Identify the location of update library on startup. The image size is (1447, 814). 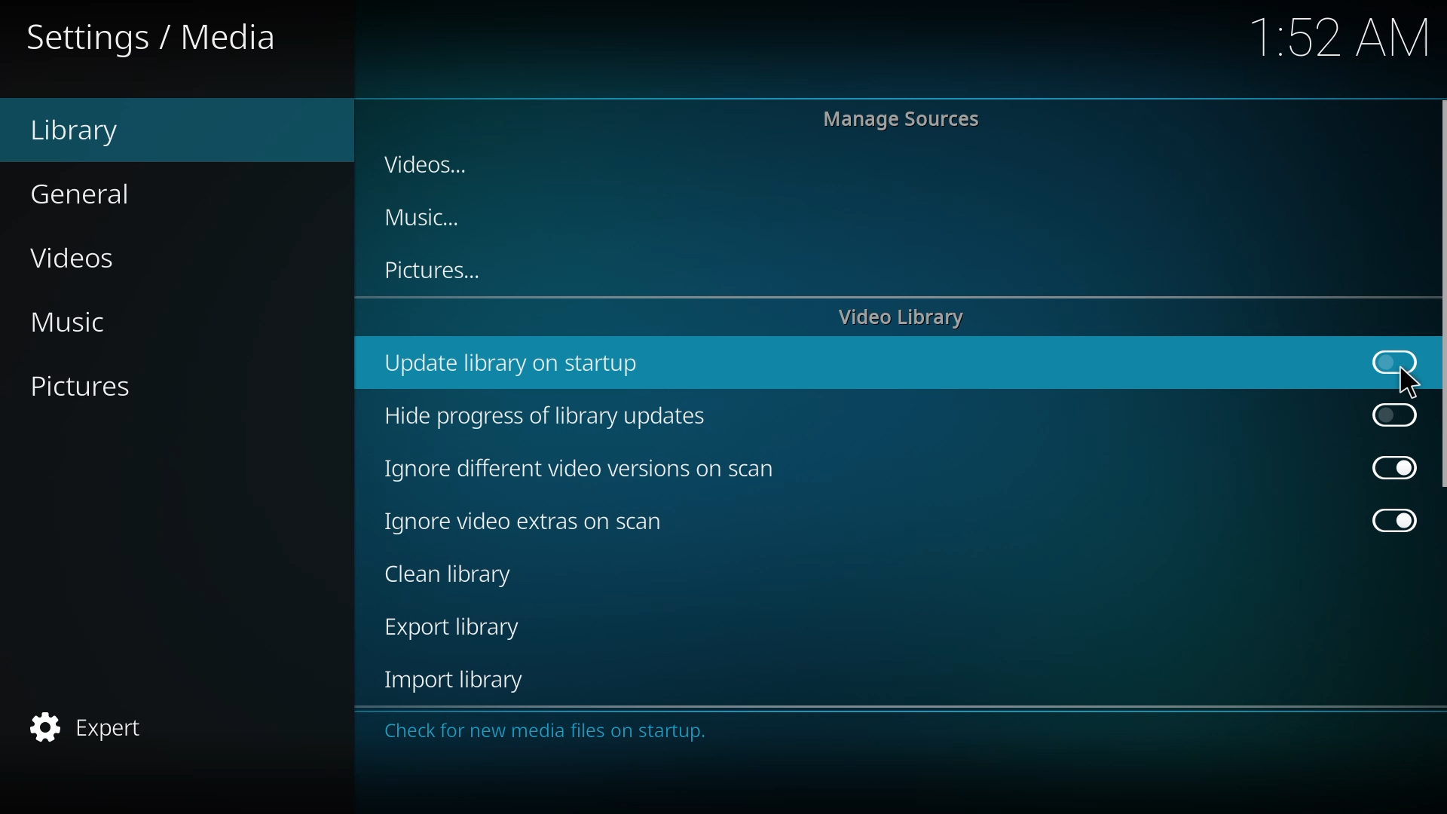
(519, 364).